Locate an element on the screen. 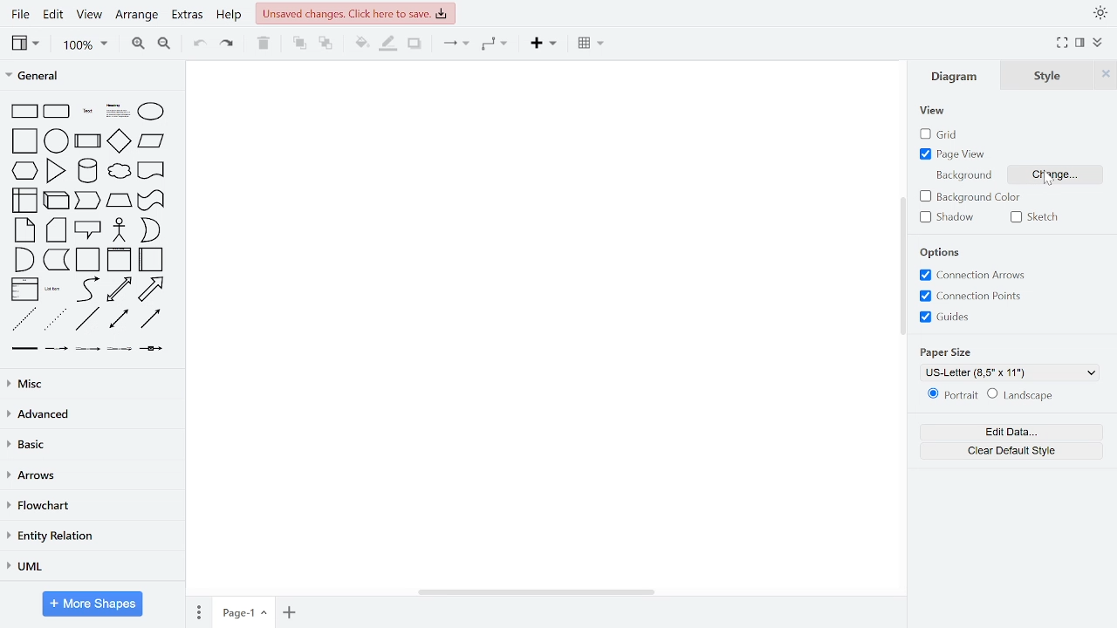 This screenshot has width=1117, height=628. grid is located at coordinates (946, 134).